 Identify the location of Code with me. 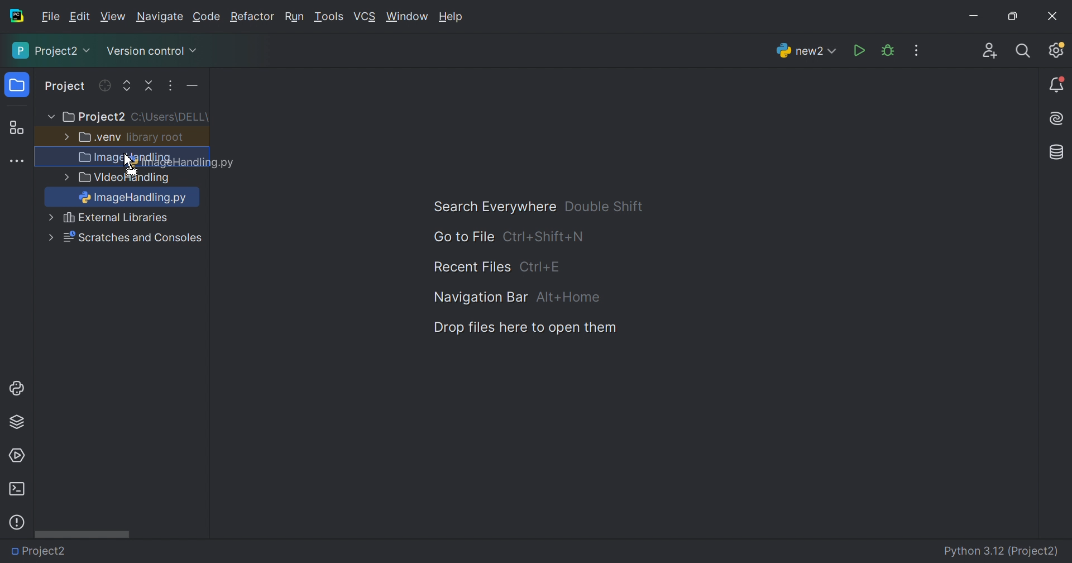
(990, 53).